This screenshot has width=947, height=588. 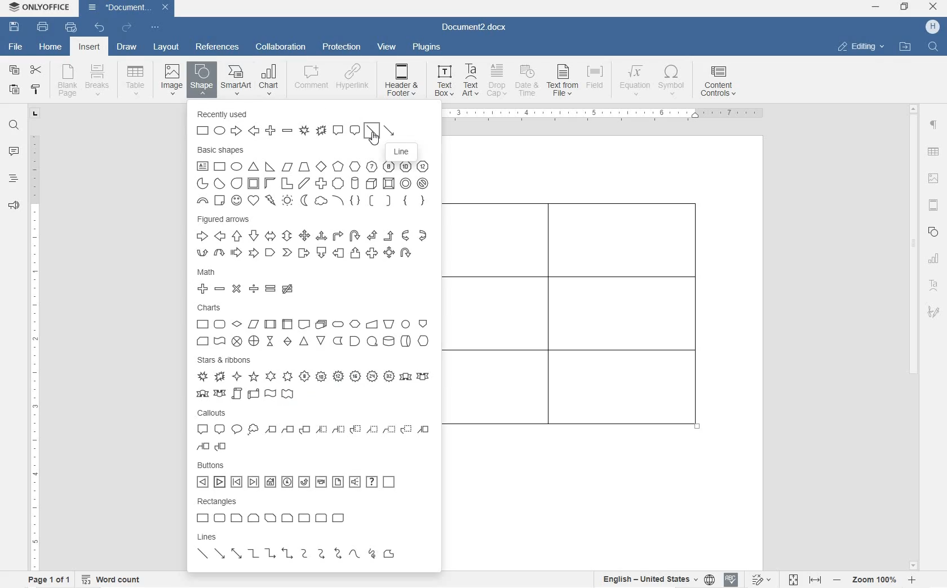 I want to click on protection, so click(x=343, y=47).